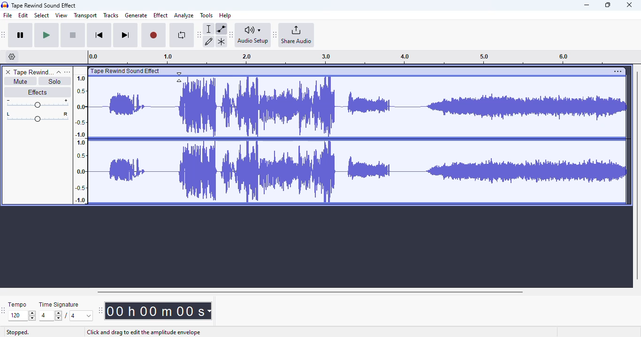 This screenshot has width=641, height=337. What do you see at coordinates (100, 310) in the screenshot?
I see `Move audacity time toolbar` at bounding box center [100, 310].